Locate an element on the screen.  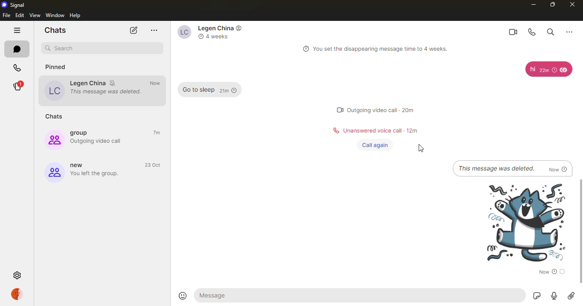
stories is located at coordinates (20, 86).